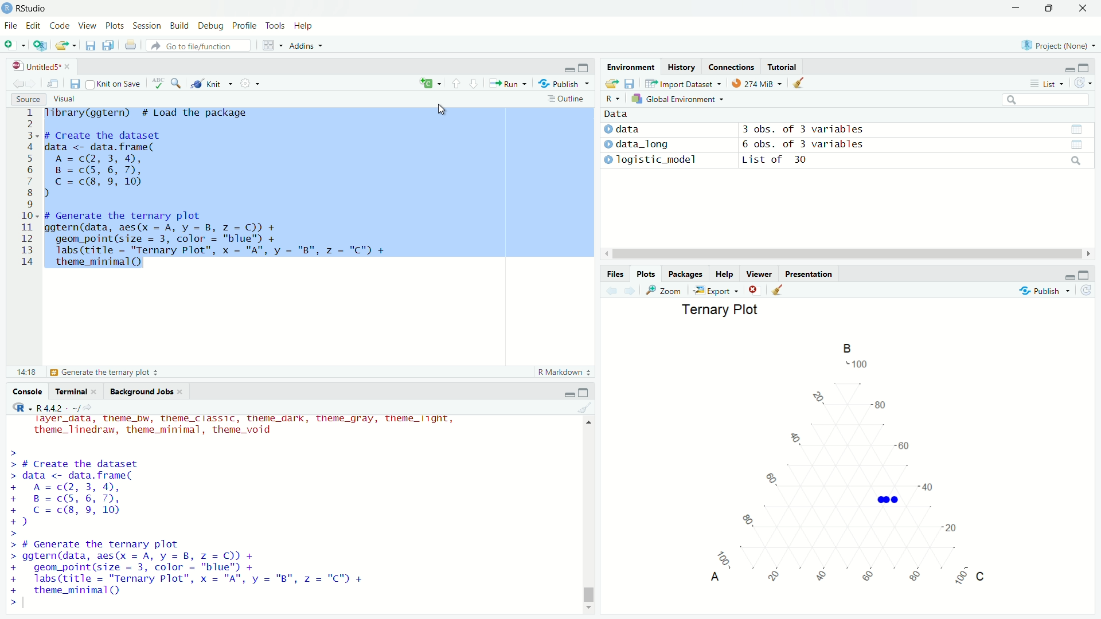 This screenshot has width=1101, height=619. I want to click on Help, so click(722, 275).